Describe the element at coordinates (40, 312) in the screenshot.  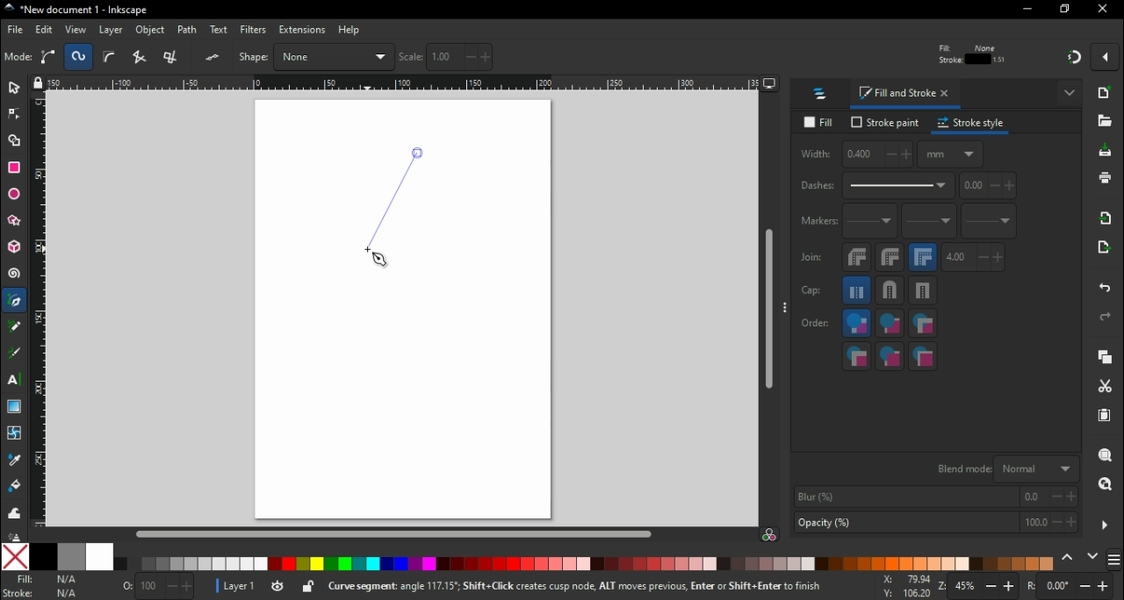
I see `vertical ruler` at that location.